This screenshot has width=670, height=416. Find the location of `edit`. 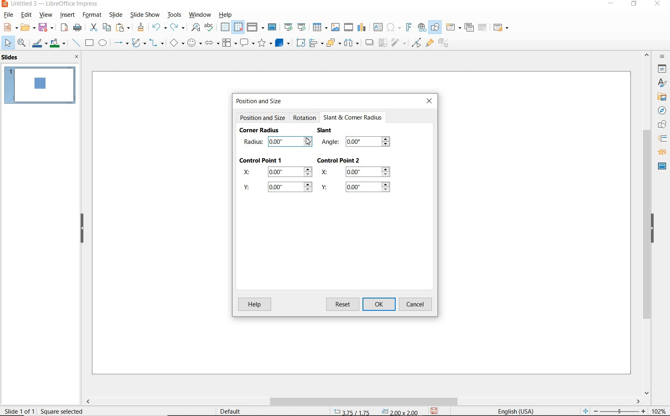

edit is located at coordinates (26, 15).